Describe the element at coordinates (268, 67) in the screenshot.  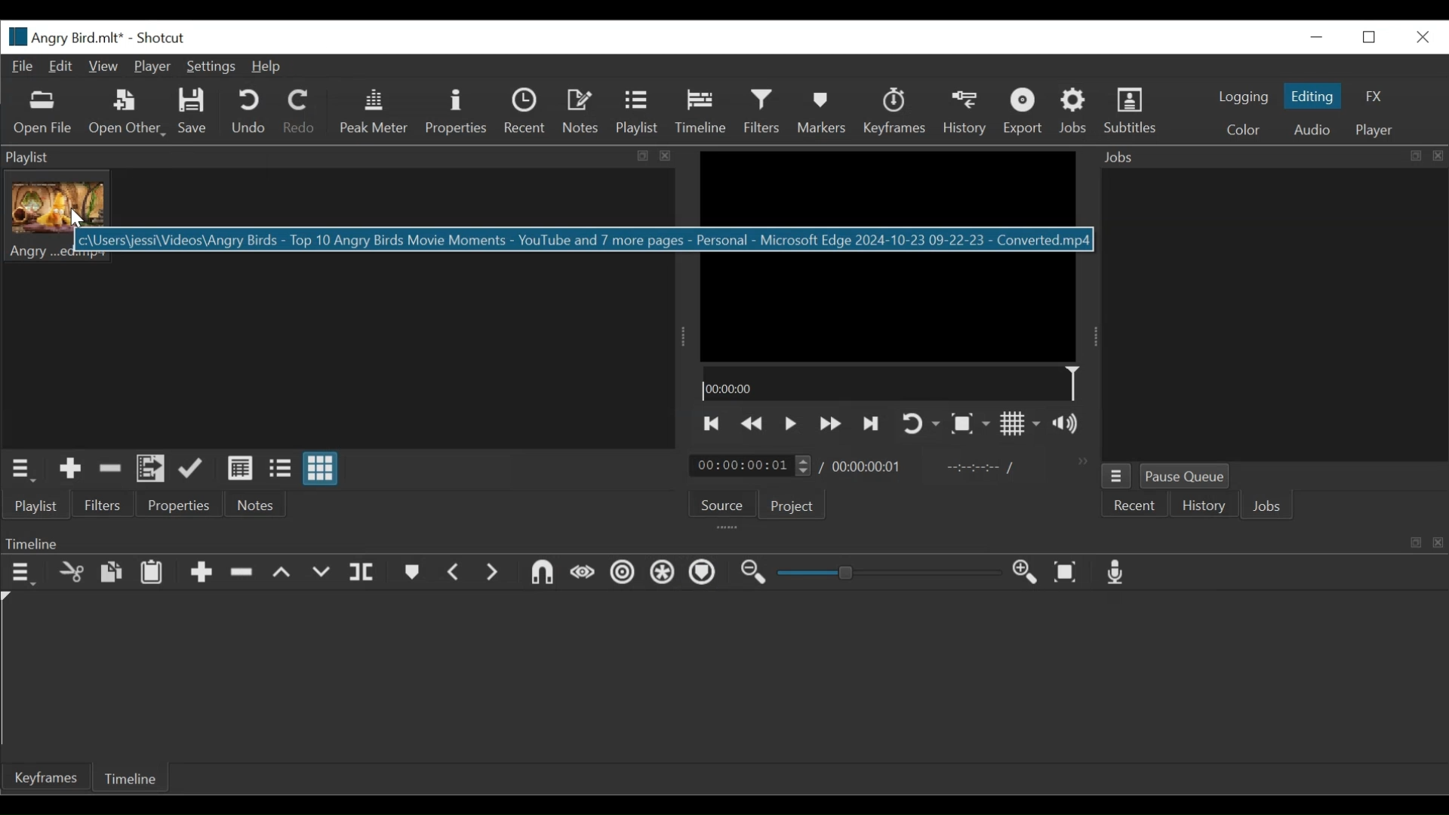
I see `Help` at that location.